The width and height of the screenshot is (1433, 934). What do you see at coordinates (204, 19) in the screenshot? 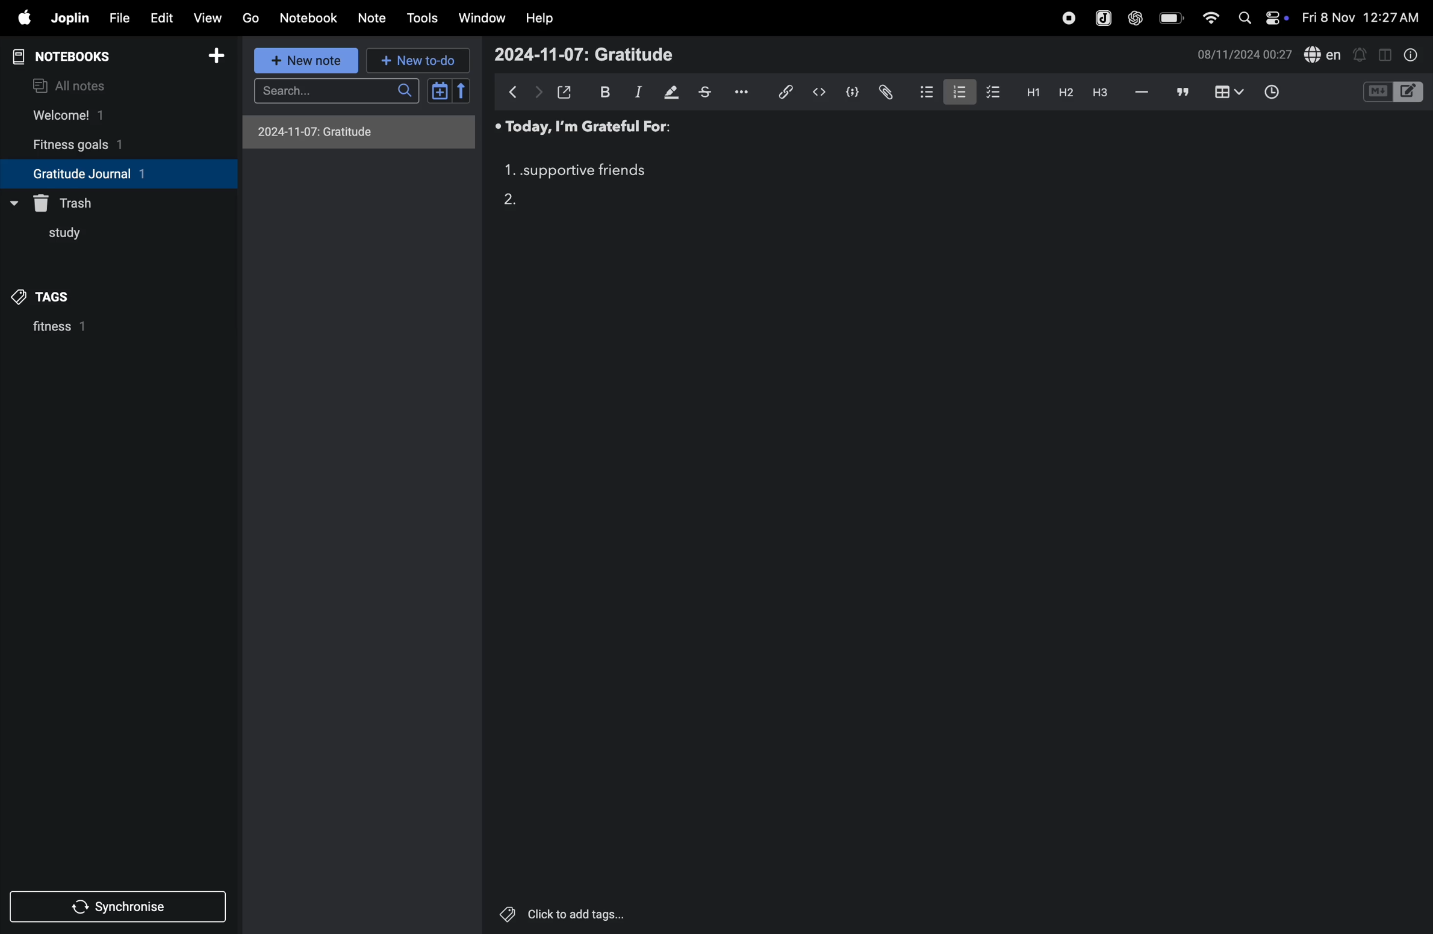
I see `view` at bounding box center [204, 19].